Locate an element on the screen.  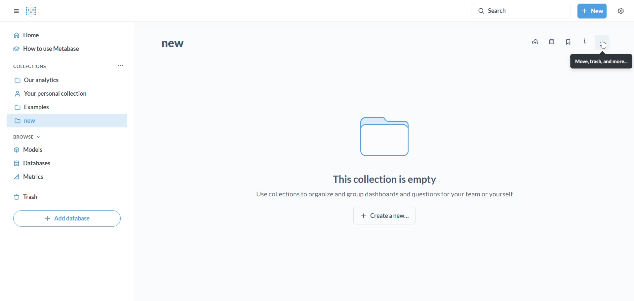
browse is located at coordinates (27, 139).